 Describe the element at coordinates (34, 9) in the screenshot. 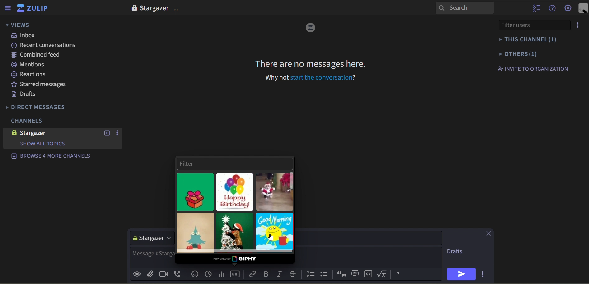

I see `zulip` at that location.